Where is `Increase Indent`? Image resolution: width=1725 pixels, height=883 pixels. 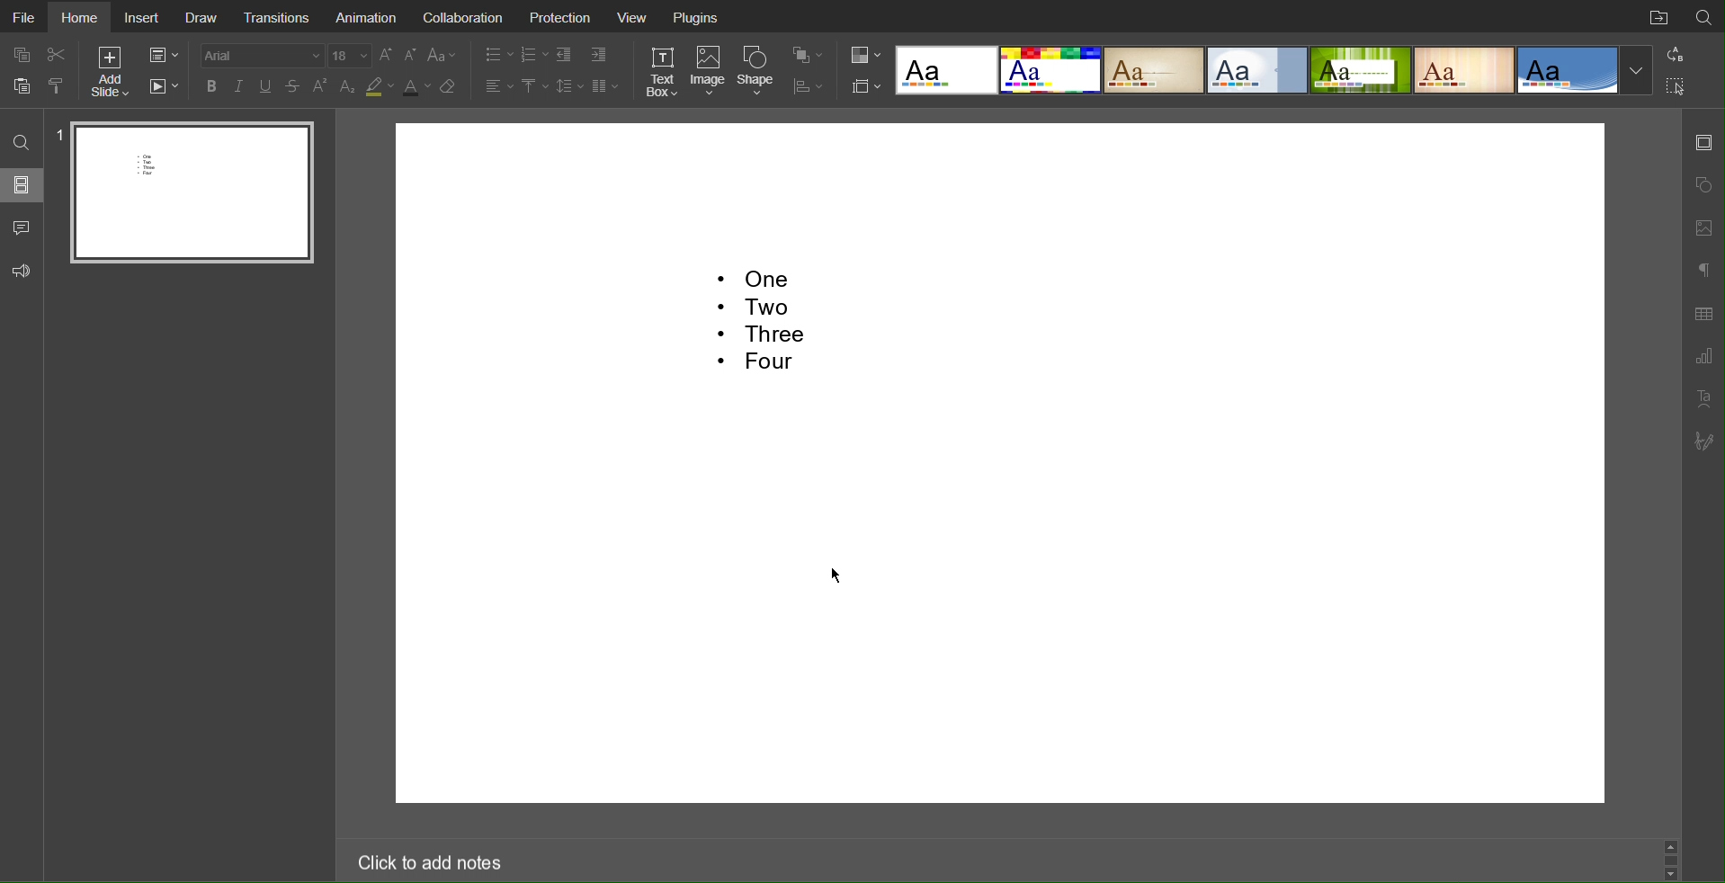 Increase Indent is located at coordinates (595, 55).